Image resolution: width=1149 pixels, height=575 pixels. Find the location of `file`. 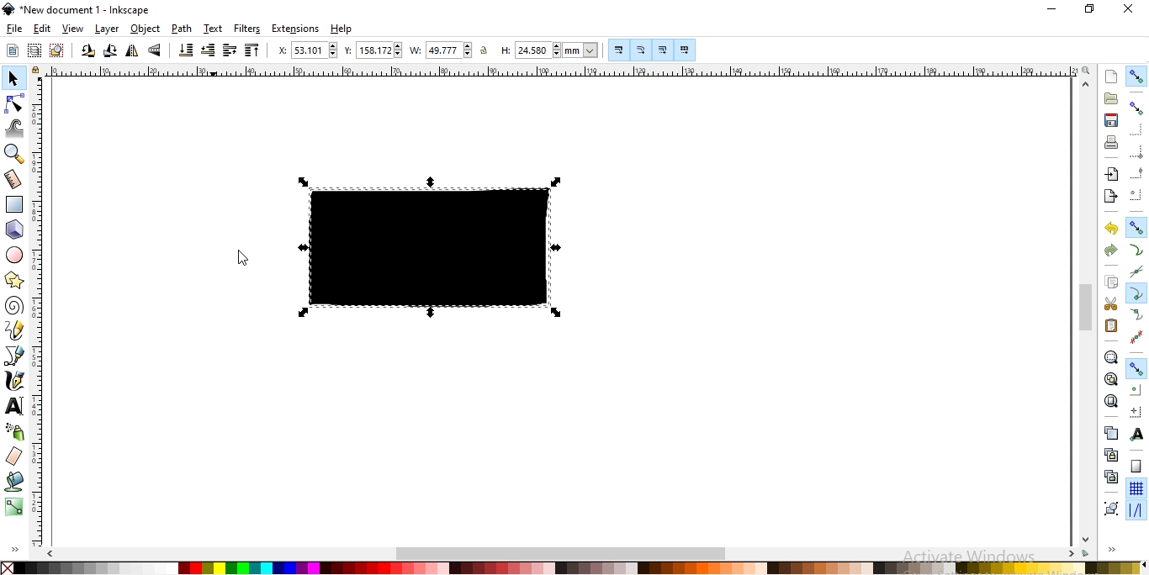

file is located at coordinates (13, 29).